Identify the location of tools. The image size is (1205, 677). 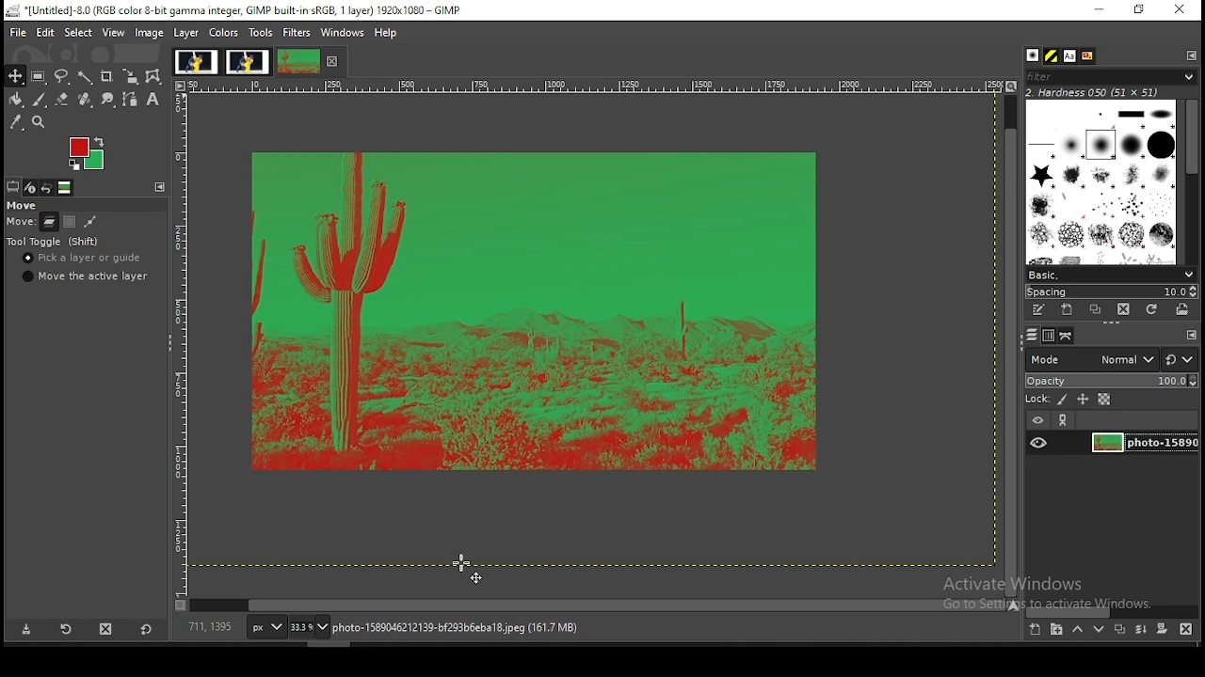
(263, 31).